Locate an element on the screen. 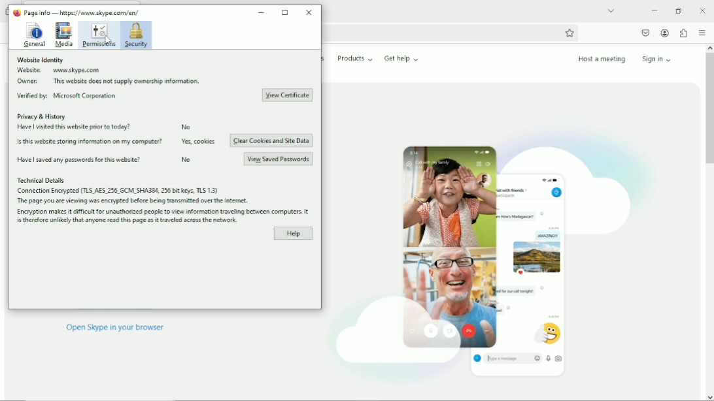 The width and height of the screenshot is (714, 401). Get help is located at coordinates (401, 58).